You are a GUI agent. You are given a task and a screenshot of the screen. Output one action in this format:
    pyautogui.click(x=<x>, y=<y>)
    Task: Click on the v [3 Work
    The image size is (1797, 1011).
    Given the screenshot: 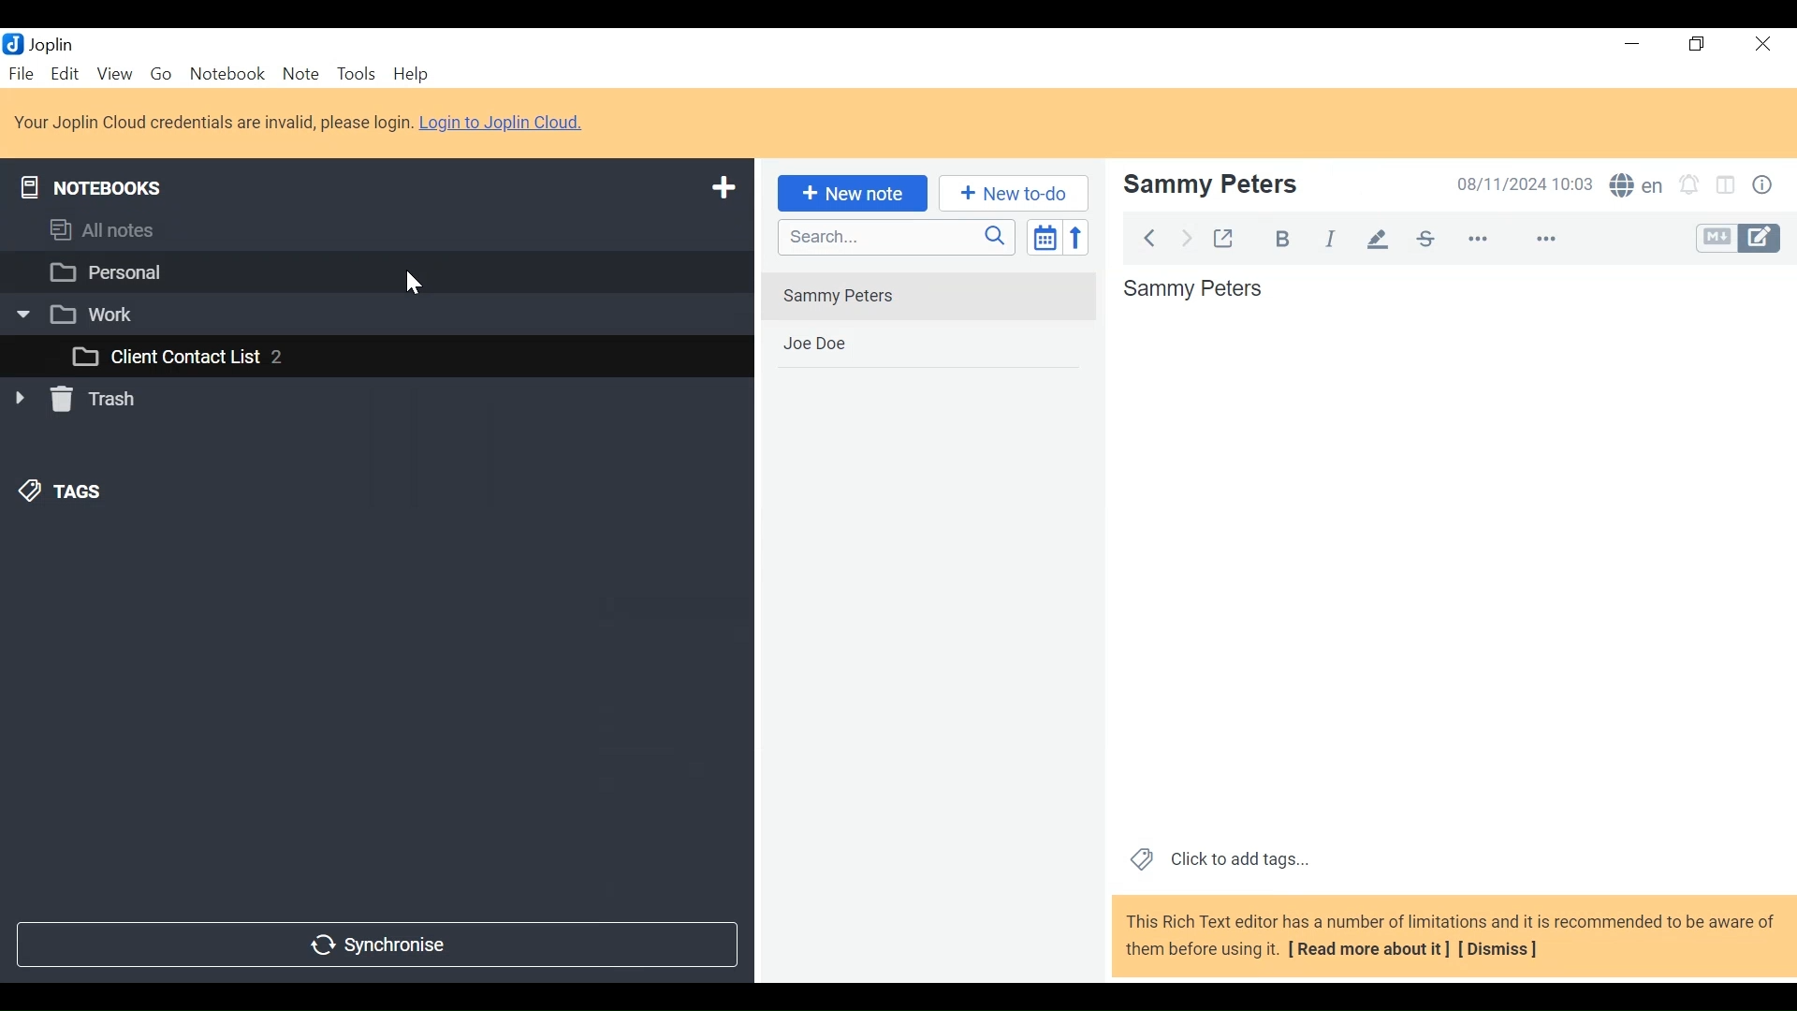 What is the action you would take?
    pyautogui.click(x=76, y=313)
    